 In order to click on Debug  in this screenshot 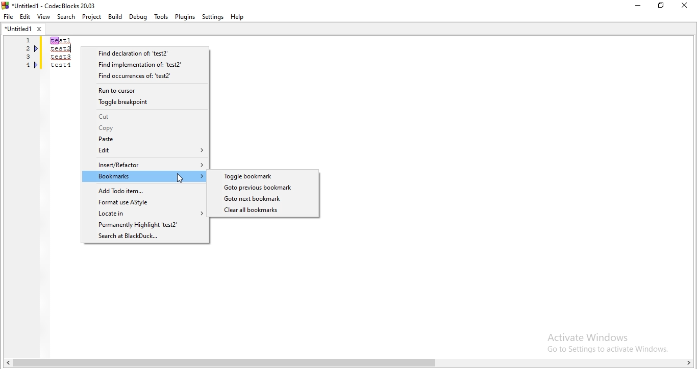, I will do `click(137, 16)`.